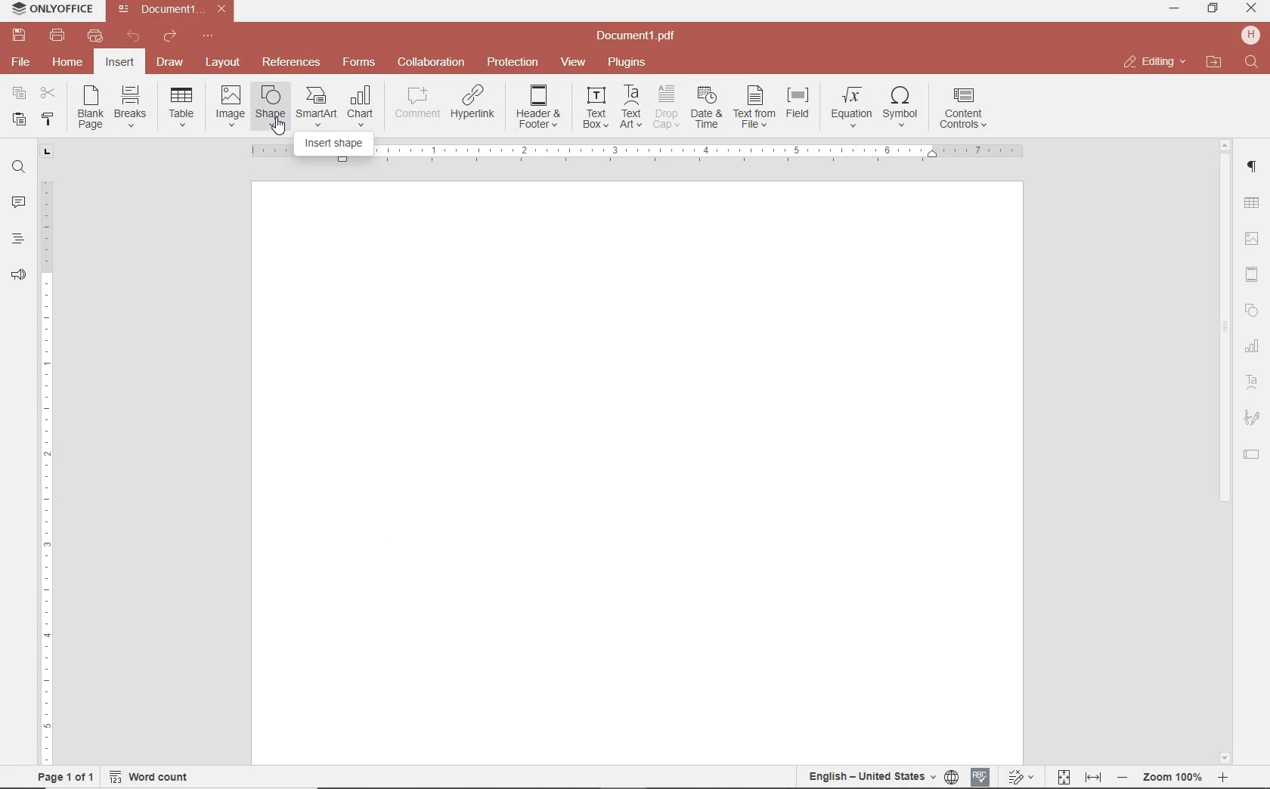 The width and height of the screenshot is (1270, 789). What do you see at coordinates (57, 36) in the screenshot?
I see `print file` at bounding box center [57, 36].